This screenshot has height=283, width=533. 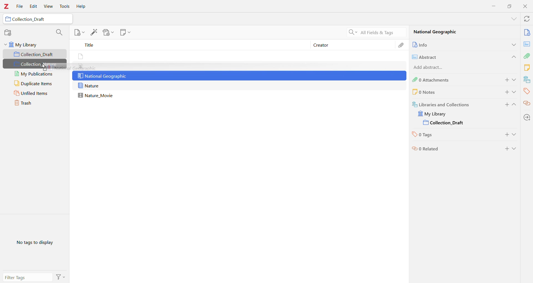 What do you see at coordinates (436, 114) in the screenshot?
I see `Current Library` at bounding box center [436, 114].